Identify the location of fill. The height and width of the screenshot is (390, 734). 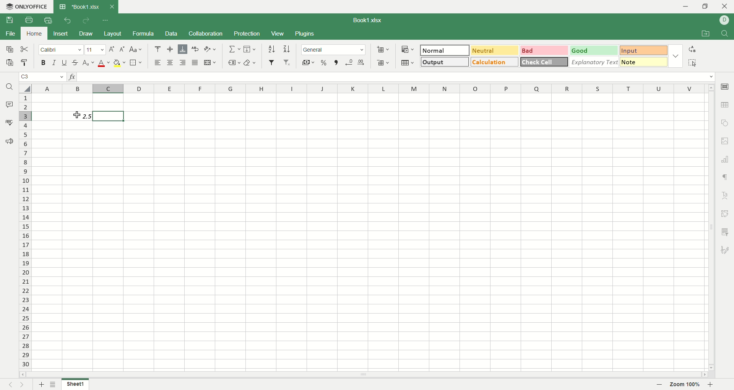
(251, 49).